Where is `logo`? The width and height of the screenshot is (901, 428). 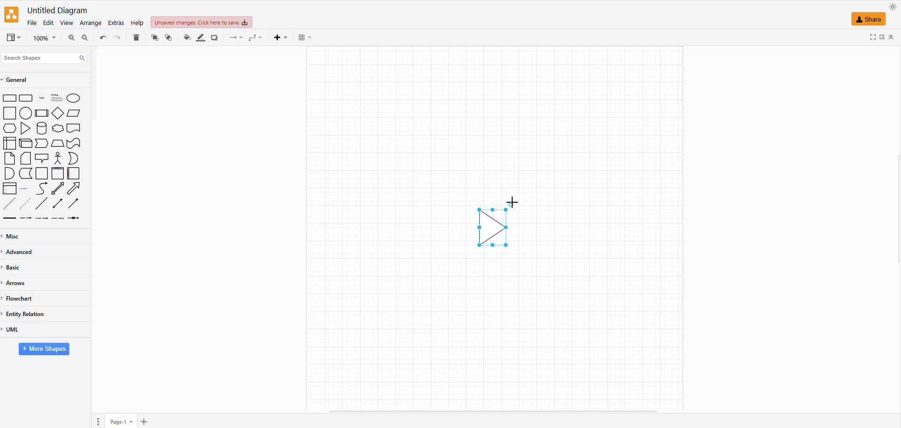 logo is located at coordinates (12, 15).